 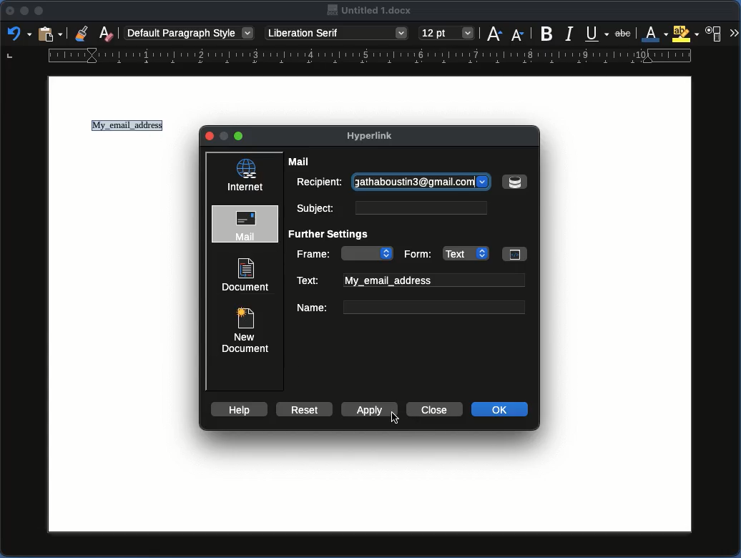 I want to click on mailto:agathaboustin3@g, so click(x=421, y=180).